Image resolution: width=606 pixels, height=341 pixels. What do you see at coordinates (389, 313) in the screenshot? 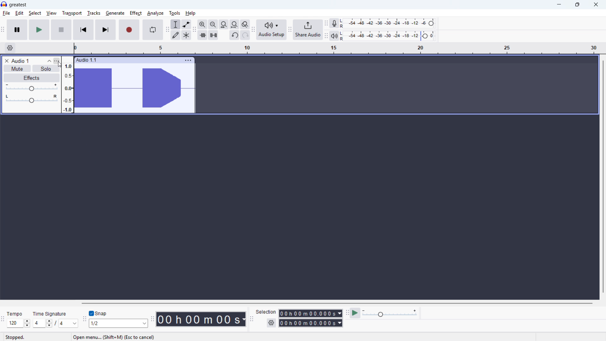
I see `playback speed` at bounding box center [389, 313].